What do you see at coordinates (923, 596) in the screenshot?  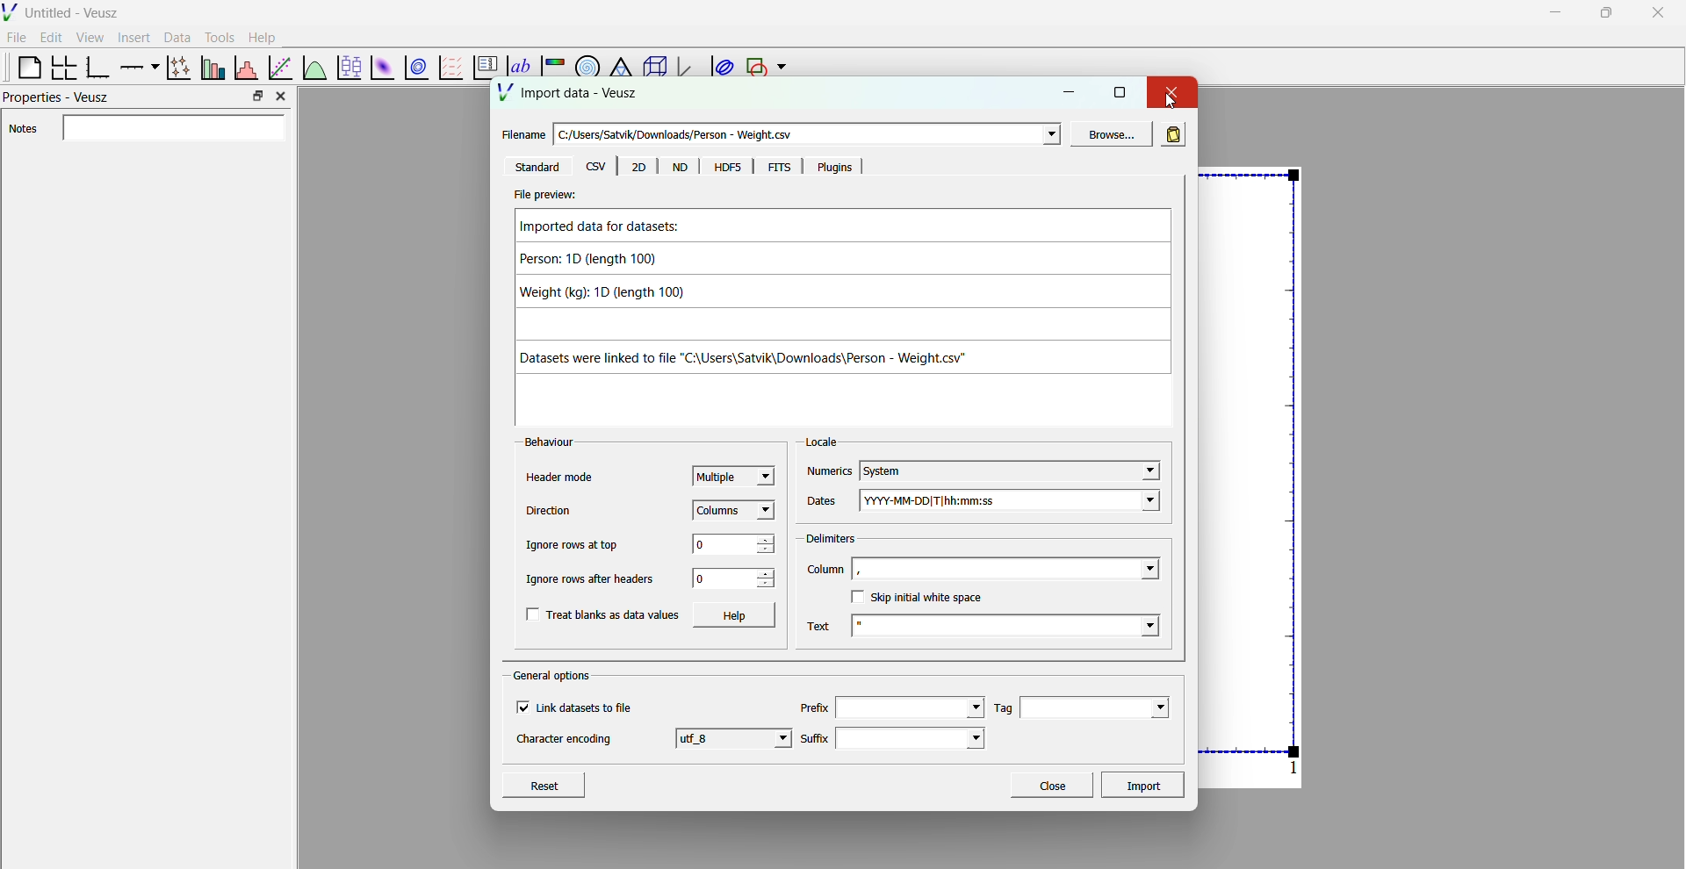 I see ` SKIp inital white space` at bounding box center [923, 596].